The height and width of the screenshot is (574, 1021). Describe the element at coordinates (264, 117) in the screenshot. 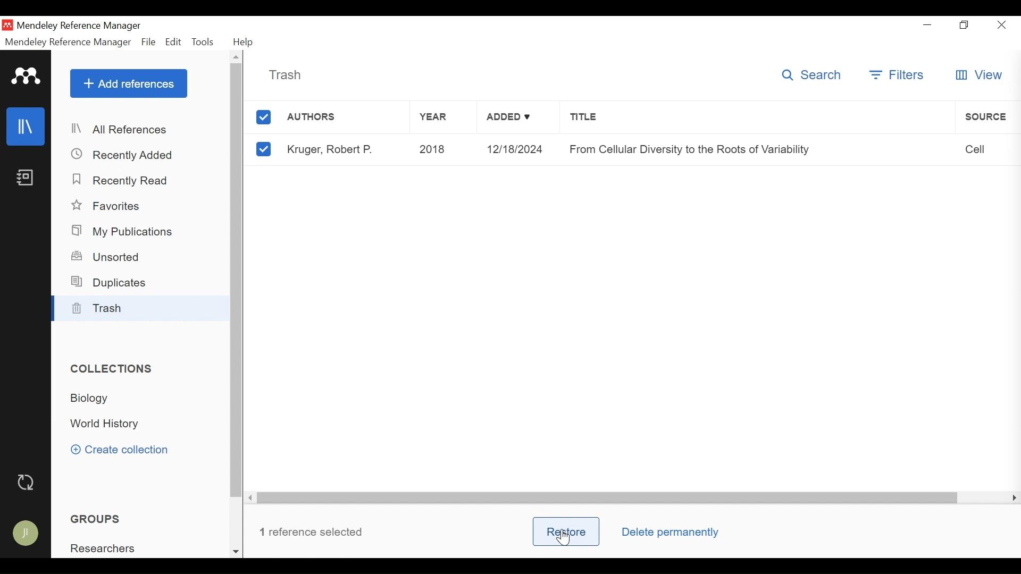

I see `(un)select all` at that location.